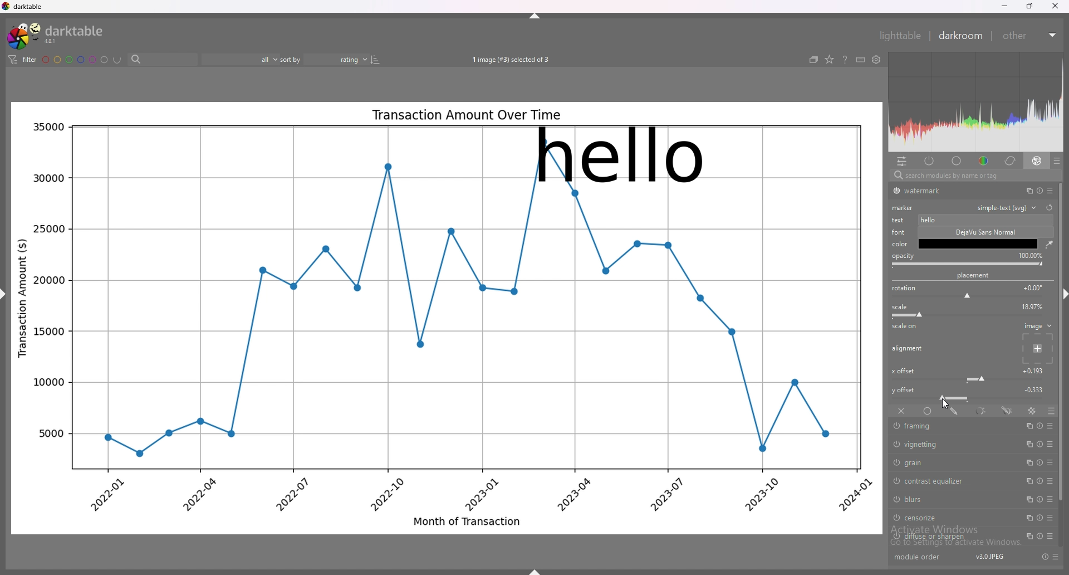 The image size is (1069, 575). Describe the element at coordinates (56, 35) in the screenshot. I see `darktable` at that location.